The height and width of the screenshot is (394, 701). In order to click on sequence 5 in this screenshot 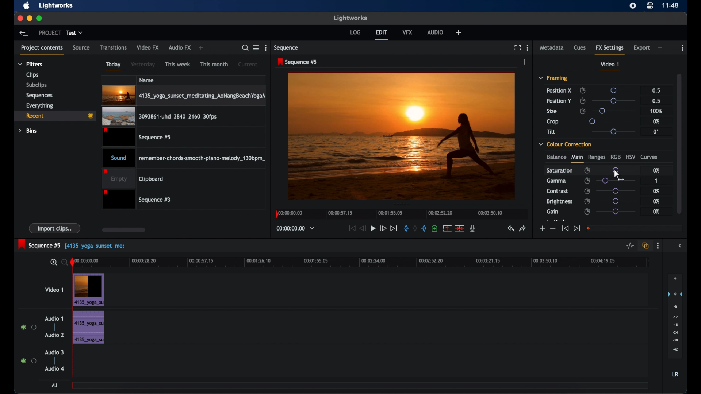, I will do `click(298, 62)`.